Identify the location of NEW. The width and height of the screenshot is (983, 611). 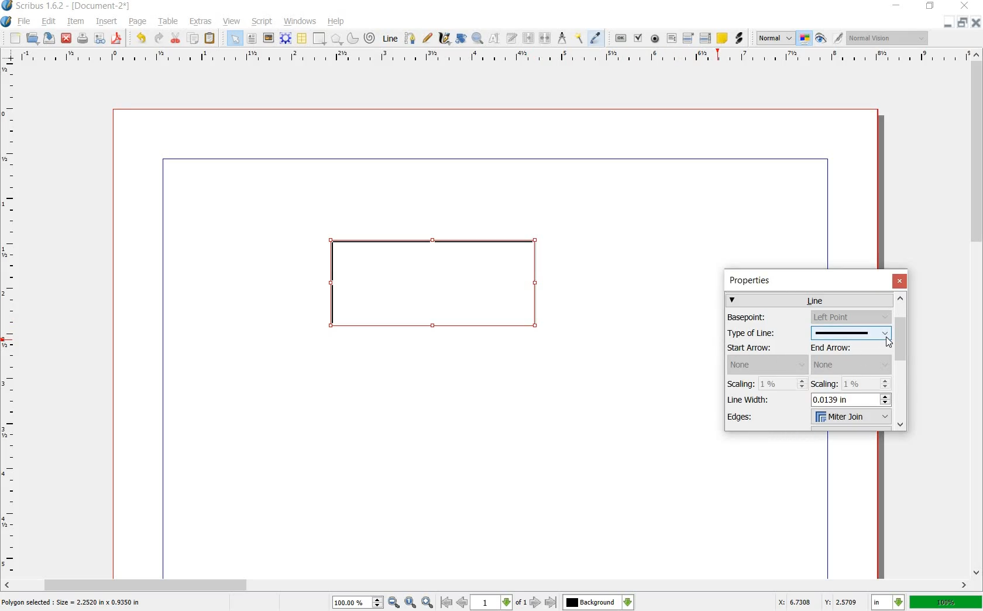
(15, 39).